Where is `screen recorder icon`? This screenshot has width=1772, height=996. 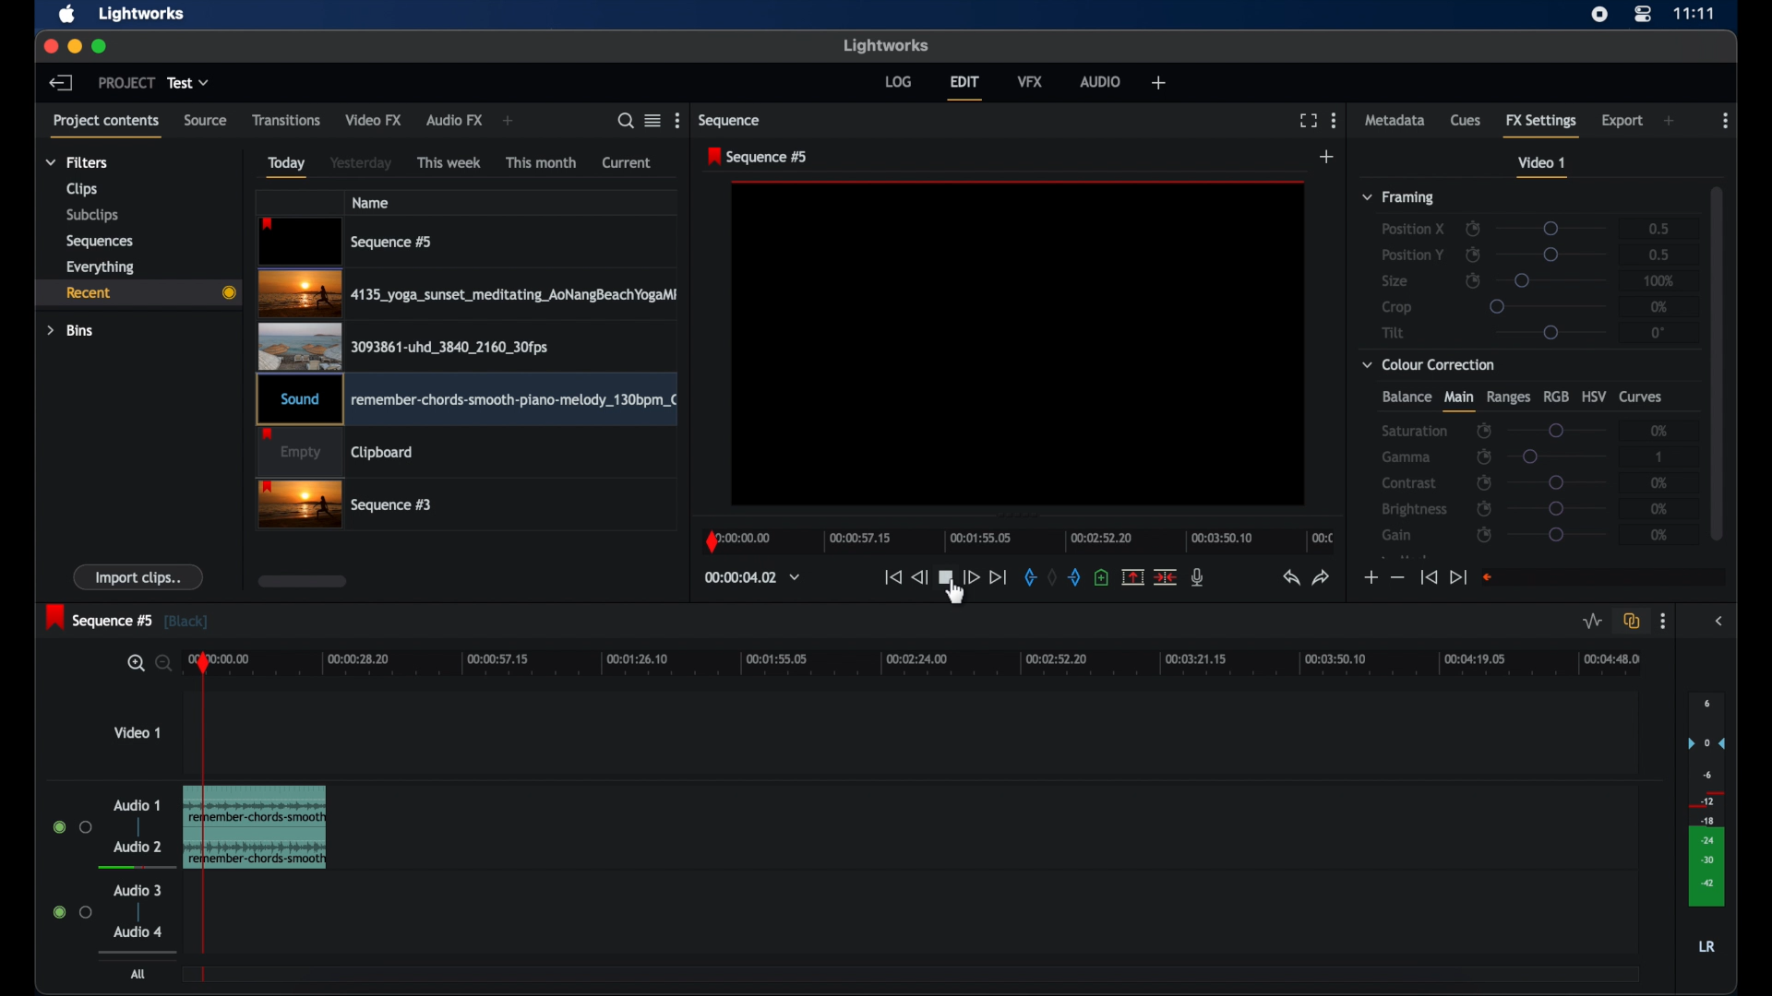 screen recorder icon is located at coordinates (1599, 15).